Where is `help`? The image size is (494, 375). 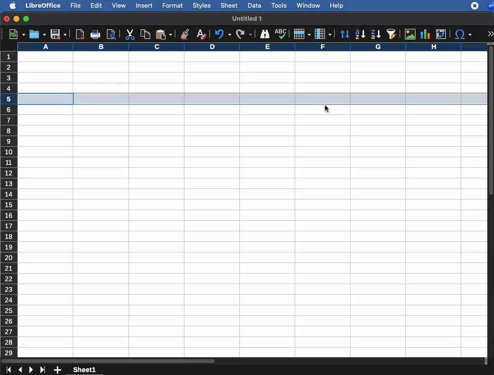 help is located at coordinates (336, 6).